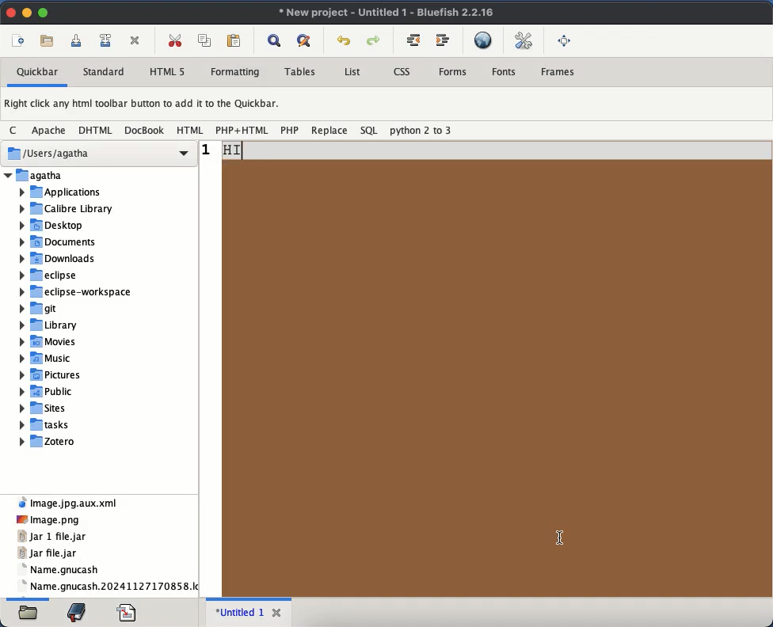  I want to click on replace, so click(330, 131).